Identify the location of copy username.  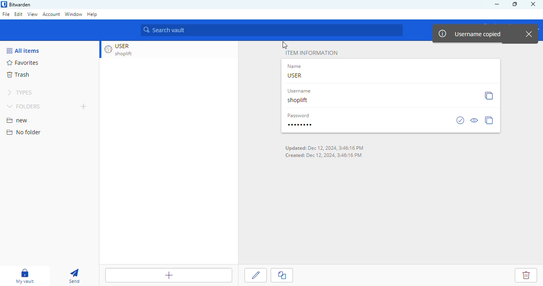
(489, 95).